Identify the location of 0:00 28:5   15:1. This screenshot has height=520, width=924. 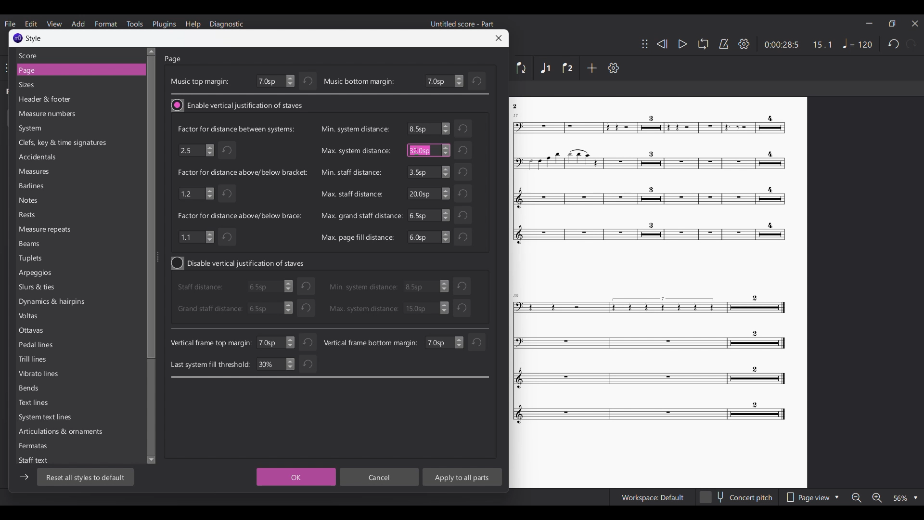
(797, 45).